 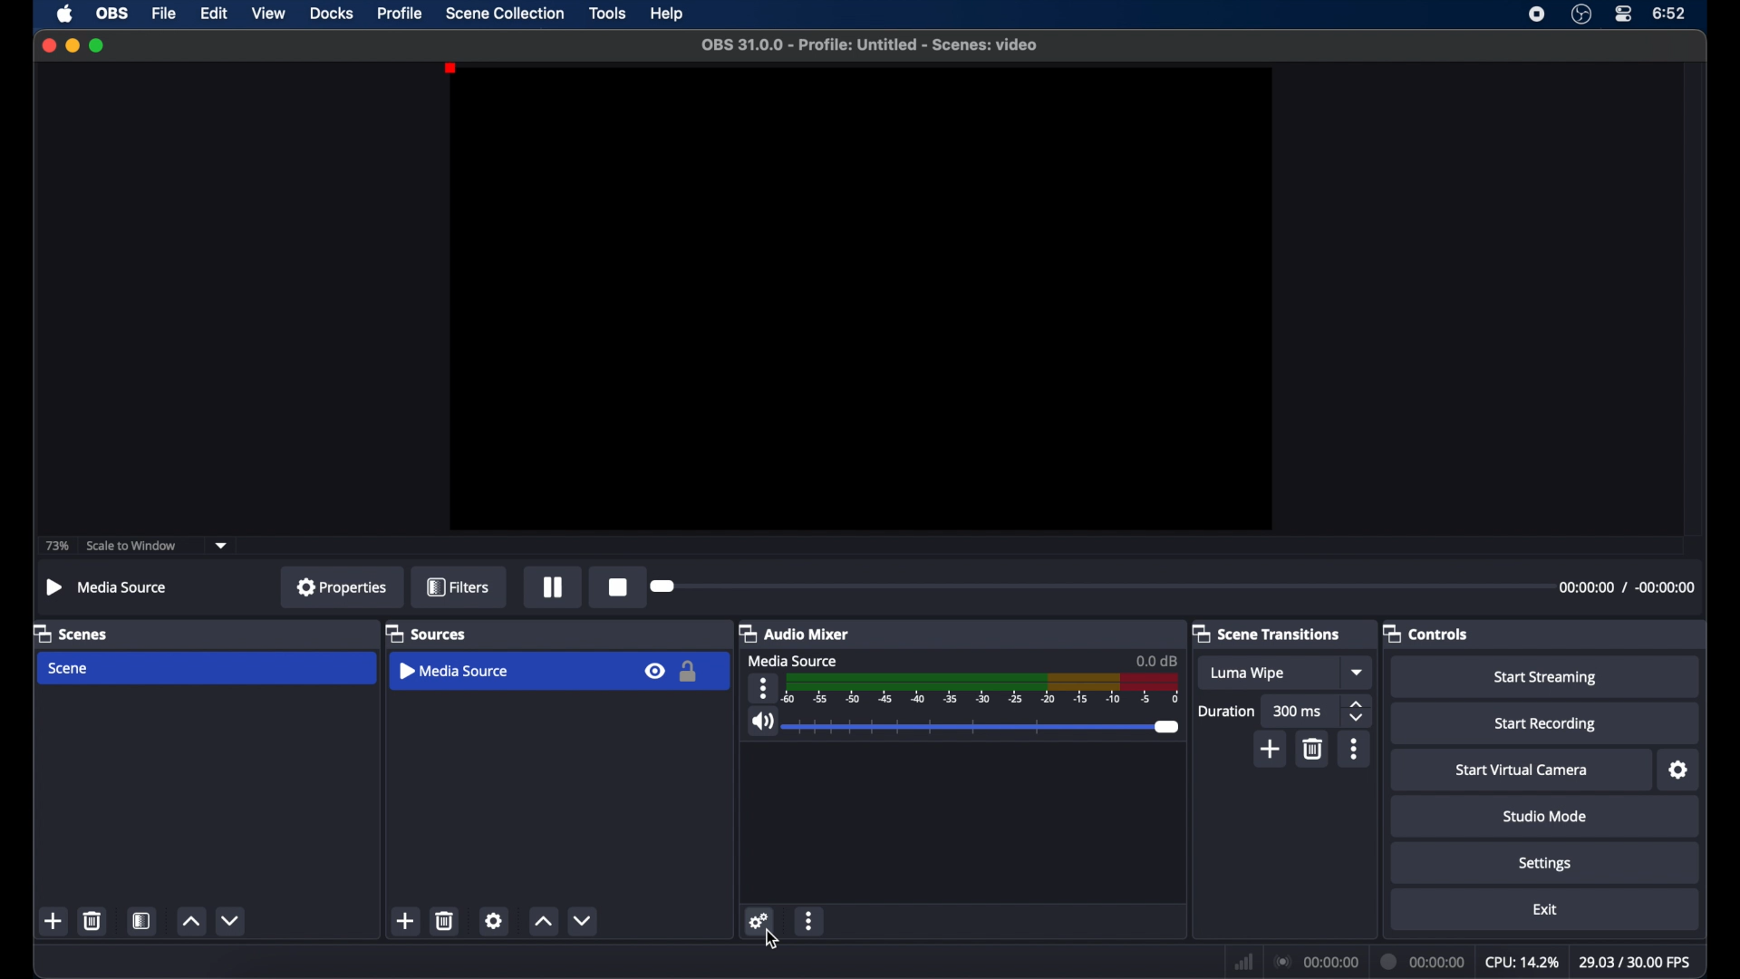 What do you see at coordinates (142, 921) in the screenshot?
I see `scene filters` at bounding box center [142, 921].